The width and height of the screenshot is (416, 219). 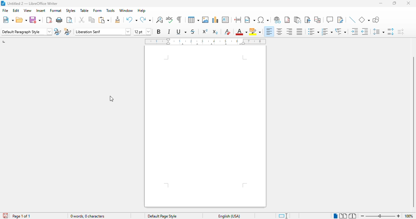 What do you see at coordinates (126, 10) in the screenshot?
I see `window` at bounding box center [126, 10].